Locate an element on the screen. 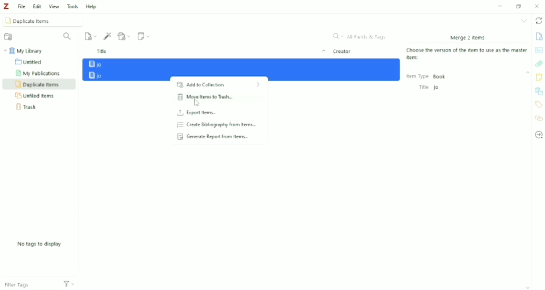 This screenshot has height=290, width=545. Unfiled Items is located at coordinates (38, 96).